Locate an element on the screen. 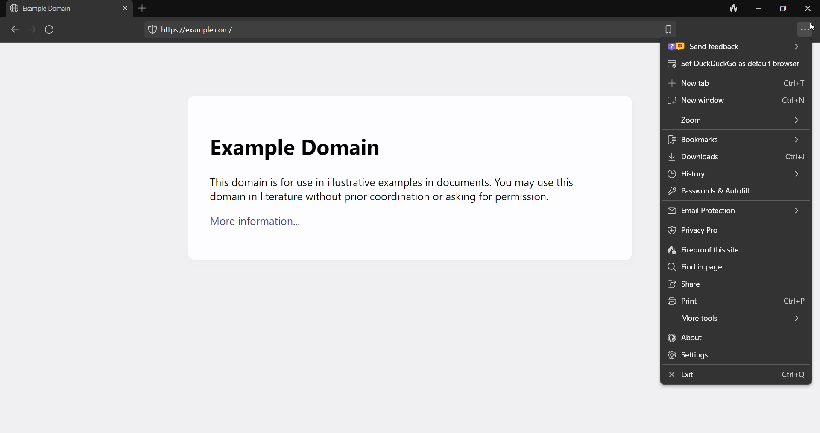 Image resolution: width=820 pixels, height=433 pixels. send feedback is located at coordinates (735, 49).